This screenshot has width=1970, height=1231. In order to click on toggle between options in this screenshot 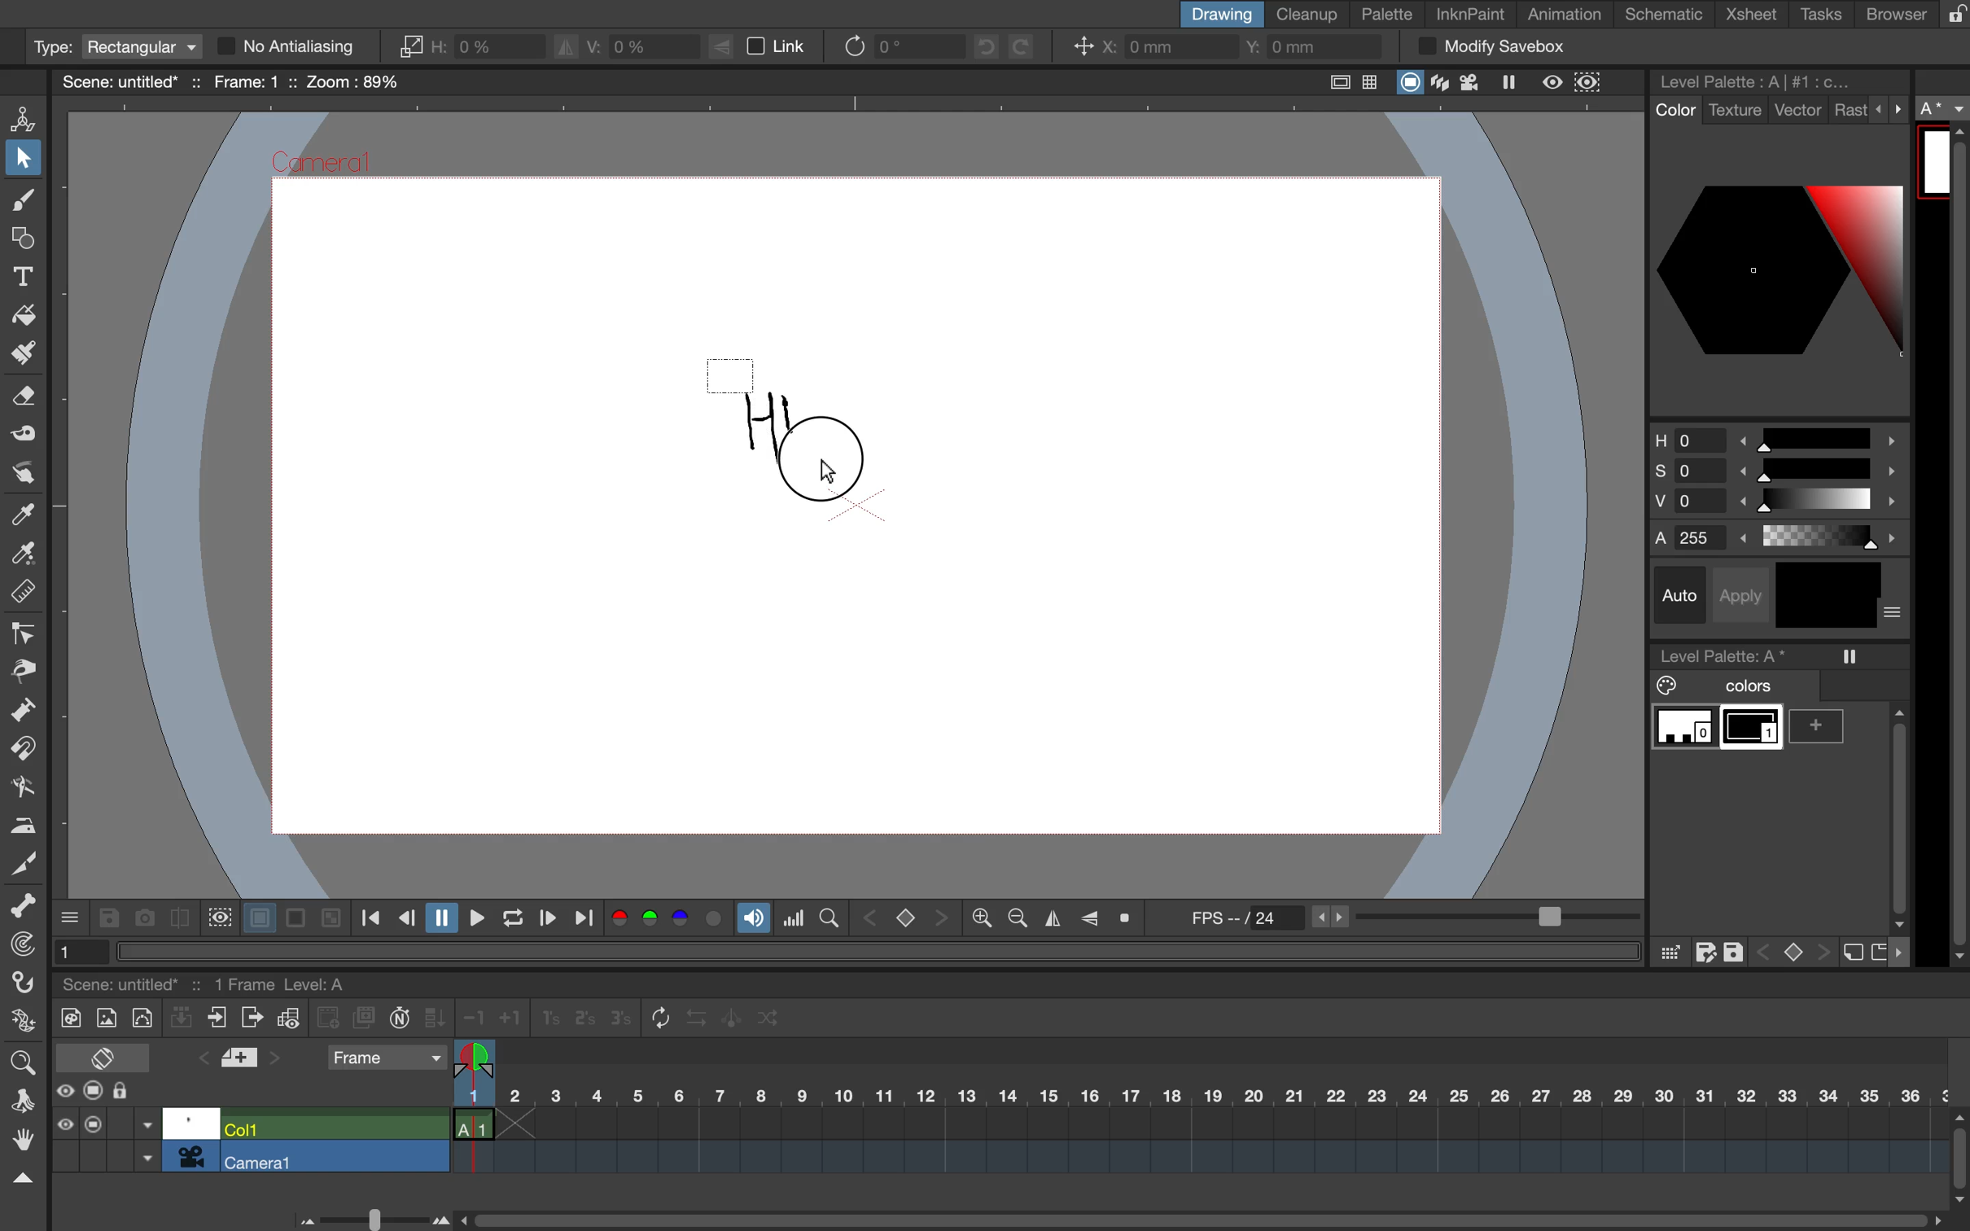, I will do `click(147, 1143)`.